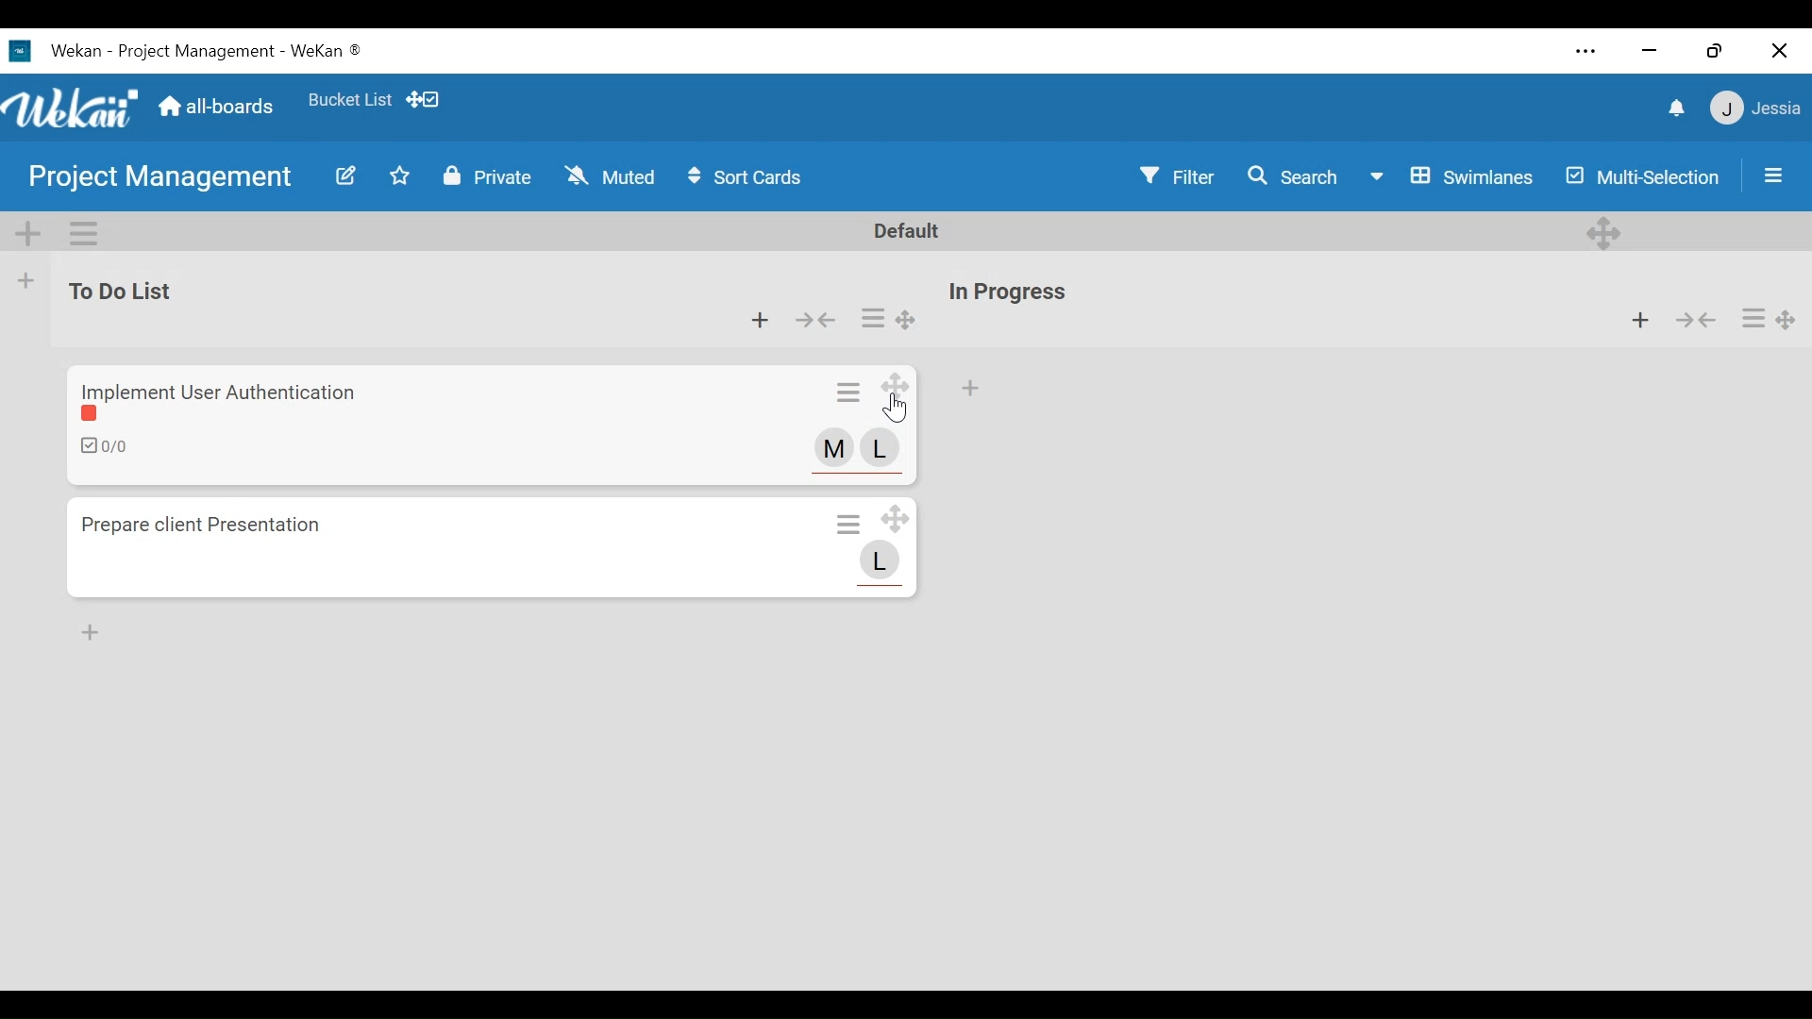 The width and height of the screenshot is (1812, 1019). I want to click on List Title, so click(1009, 292).